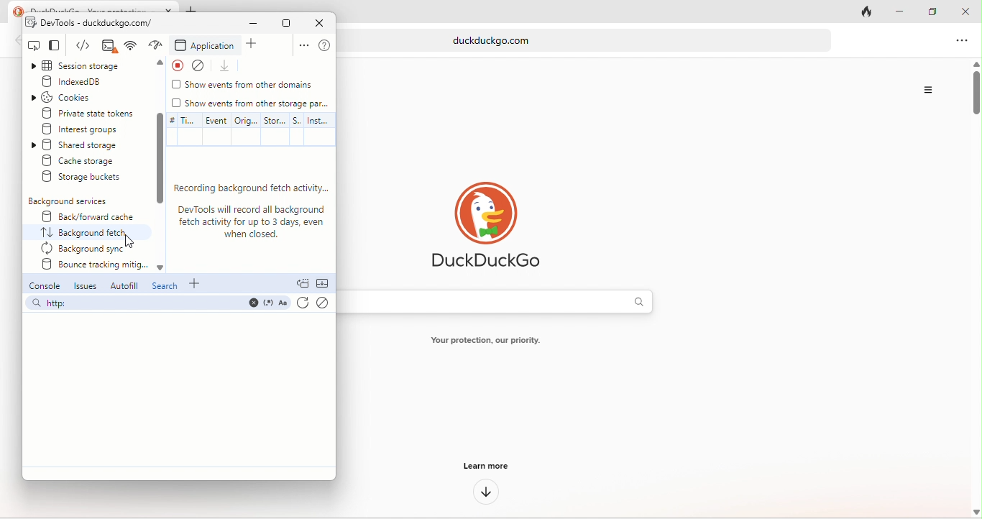  What do you see at coordinates (503, 301) in the screenshot?
I see `search bar` at bounding box center [503, 301].